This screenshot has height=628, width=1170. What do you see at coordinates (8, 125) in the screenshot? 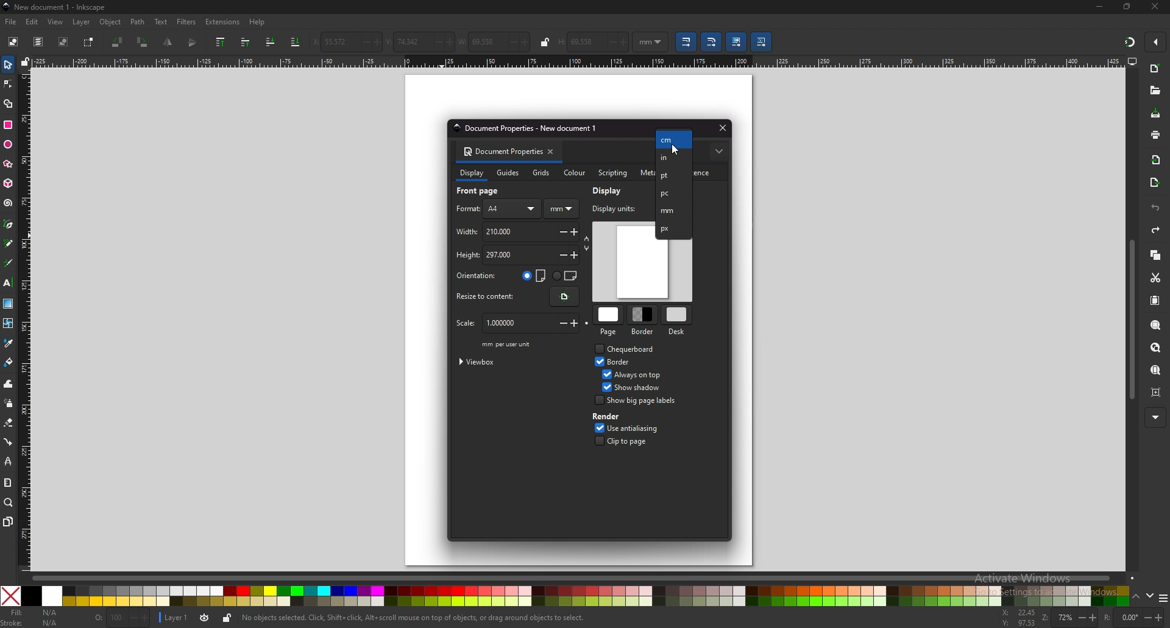
I see `rectangle` at bounding box center [8, 125].